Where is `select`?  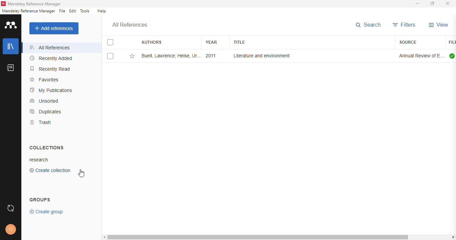
select is located at coordinates (111, 56).